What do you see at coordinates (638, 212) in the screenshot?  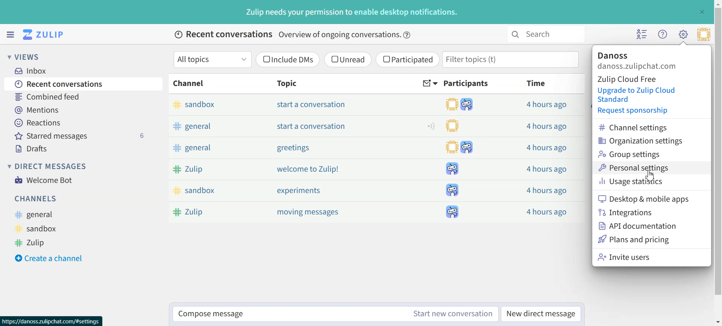 I see `Integration` at bounding box center [638, 212].